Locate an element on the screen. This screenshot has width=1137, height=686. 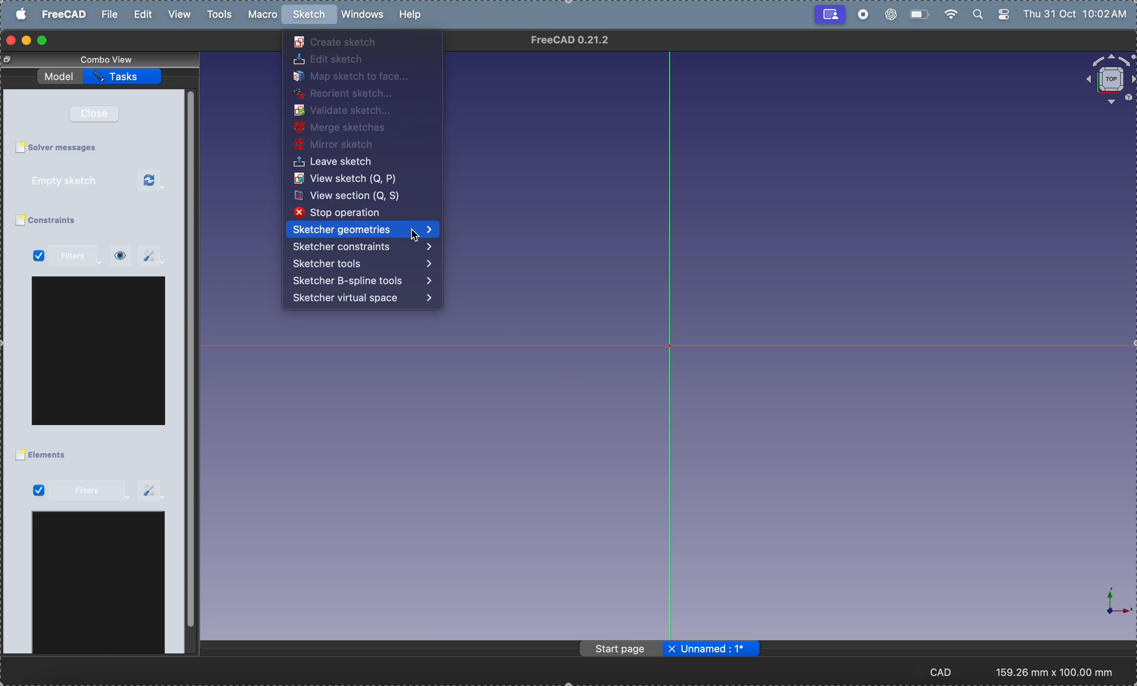
apple widgets is located at coordinates (992, 14).